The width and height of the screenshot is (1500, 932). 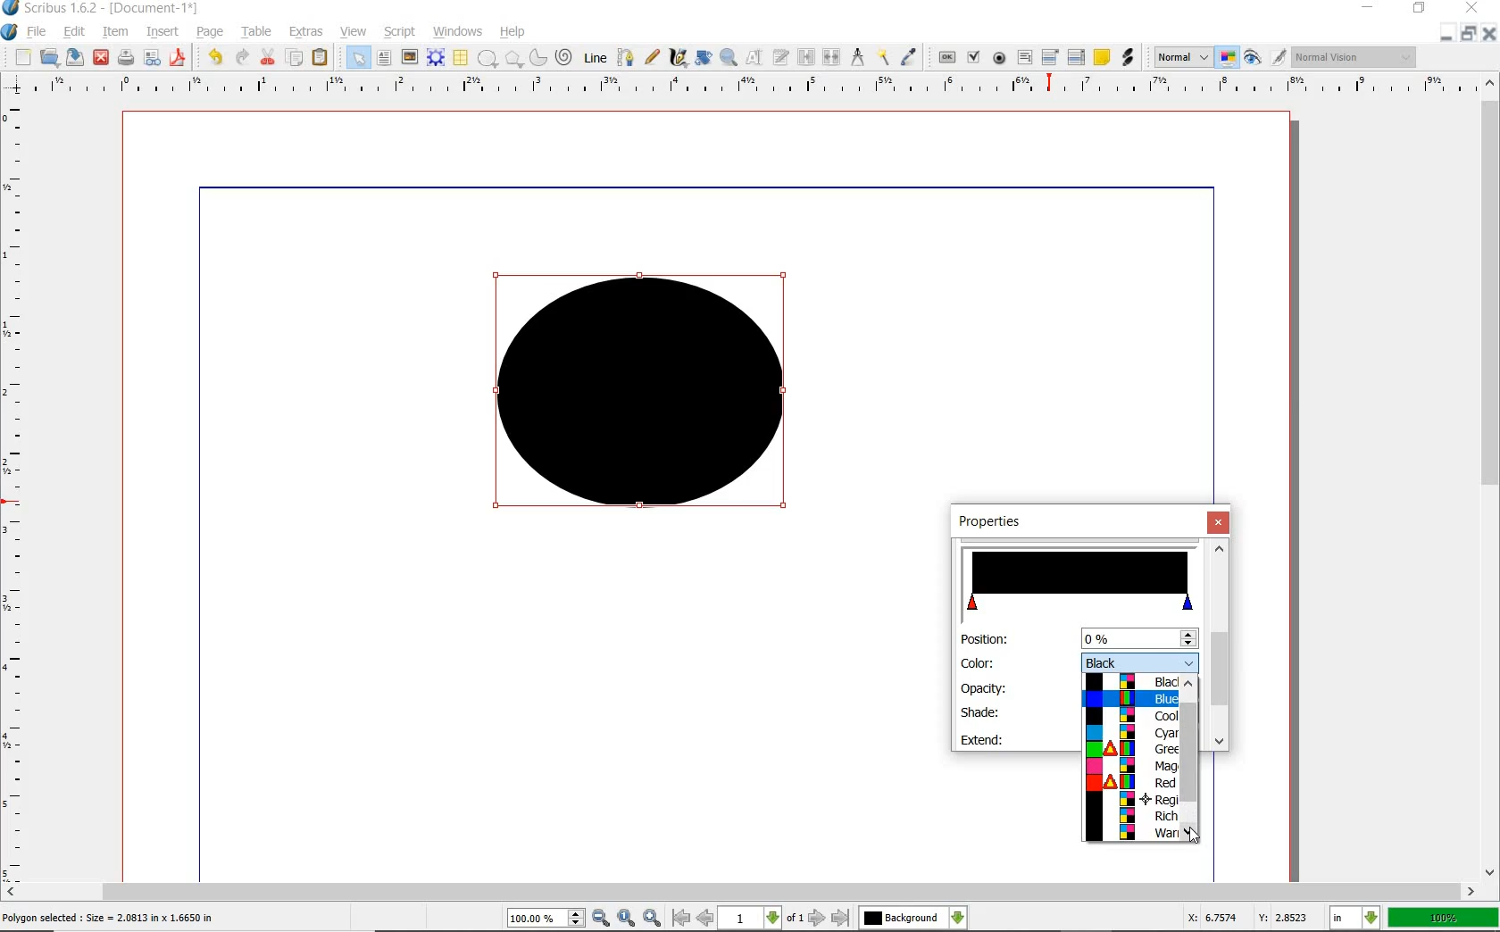 I want to click on CALLIGRAPHIC LINE, so click(x=678, y=58).